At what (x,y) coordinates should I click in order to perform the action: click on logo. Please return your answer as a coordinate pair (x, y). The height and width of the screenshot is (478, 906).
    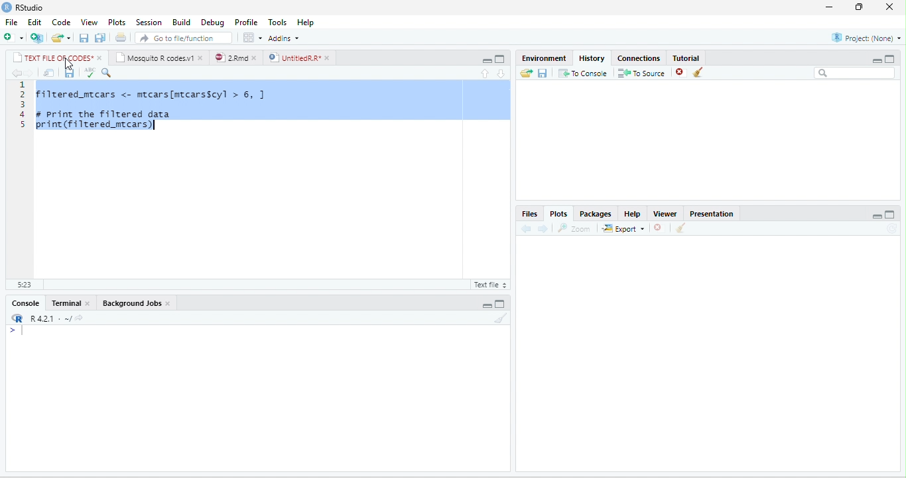
    Looking at the image, I should click on (7, 7).